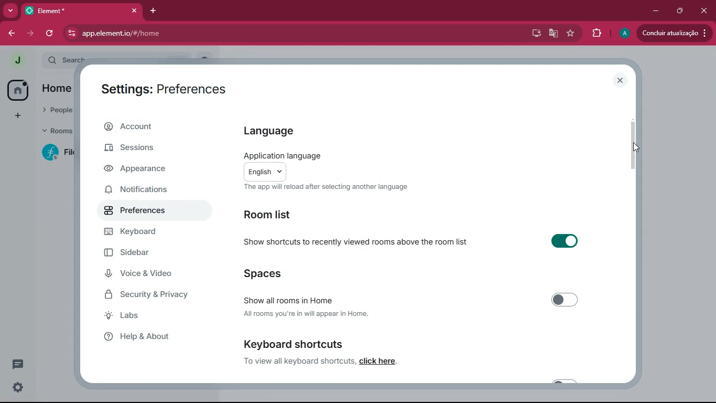  What do you see at coordinates (32, 34) in the screenshot?
I see `forward` at bounding box center [32, 34].